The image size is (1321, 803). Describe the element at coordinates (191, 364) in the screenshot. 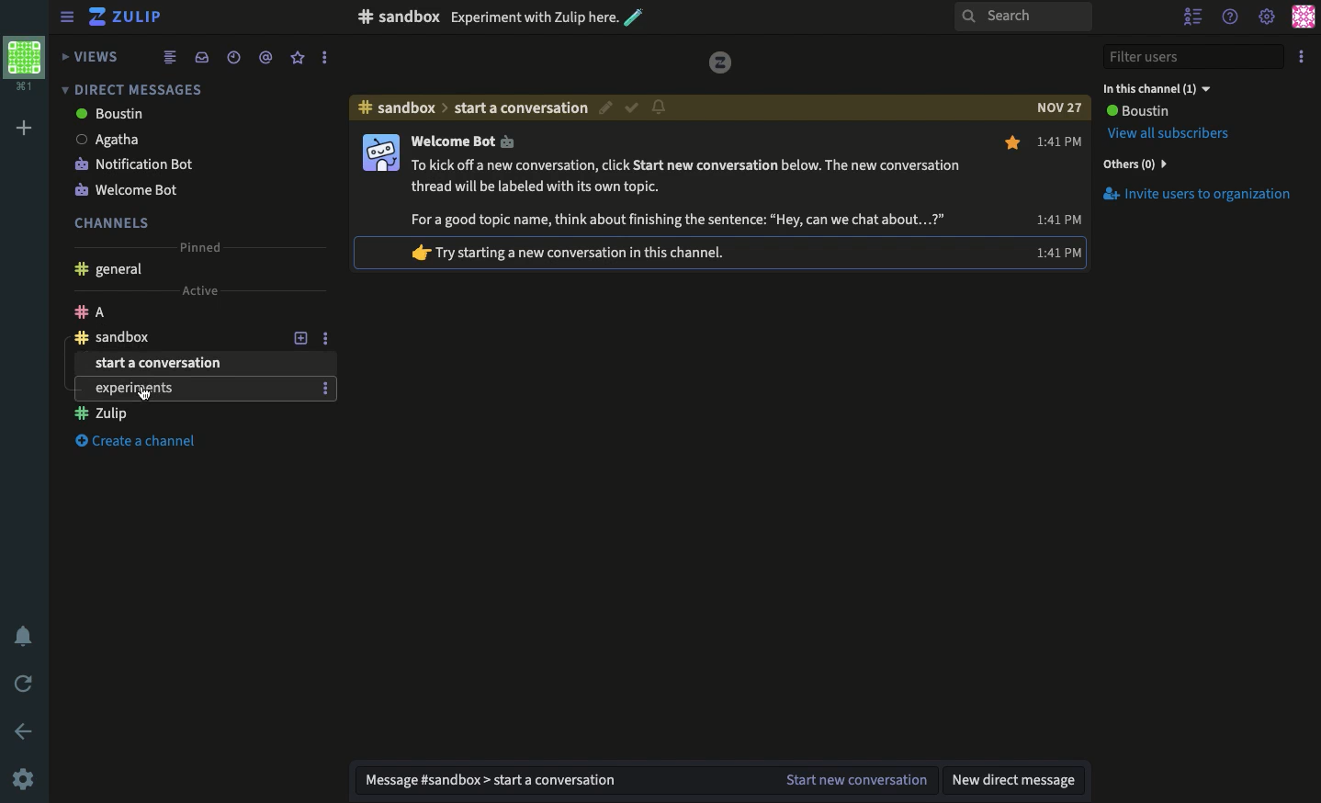

I see `Start a conversation` at that location.